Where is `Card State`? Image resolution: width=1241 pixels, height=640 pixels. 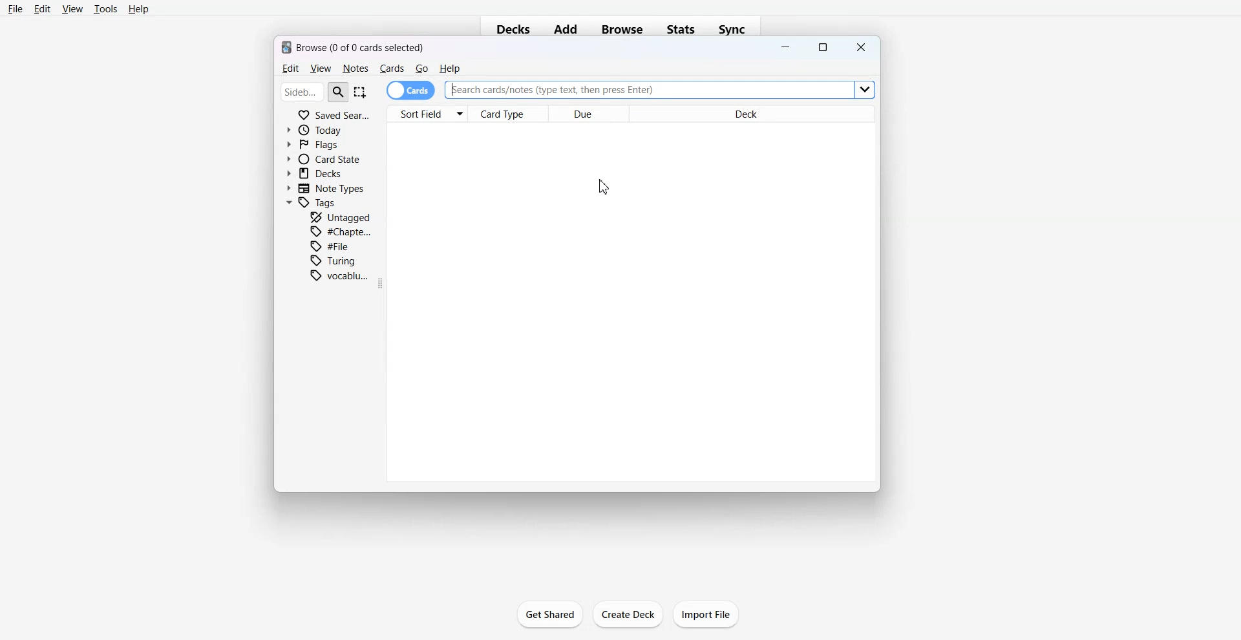
Card State is located at coordinates (323, 158).